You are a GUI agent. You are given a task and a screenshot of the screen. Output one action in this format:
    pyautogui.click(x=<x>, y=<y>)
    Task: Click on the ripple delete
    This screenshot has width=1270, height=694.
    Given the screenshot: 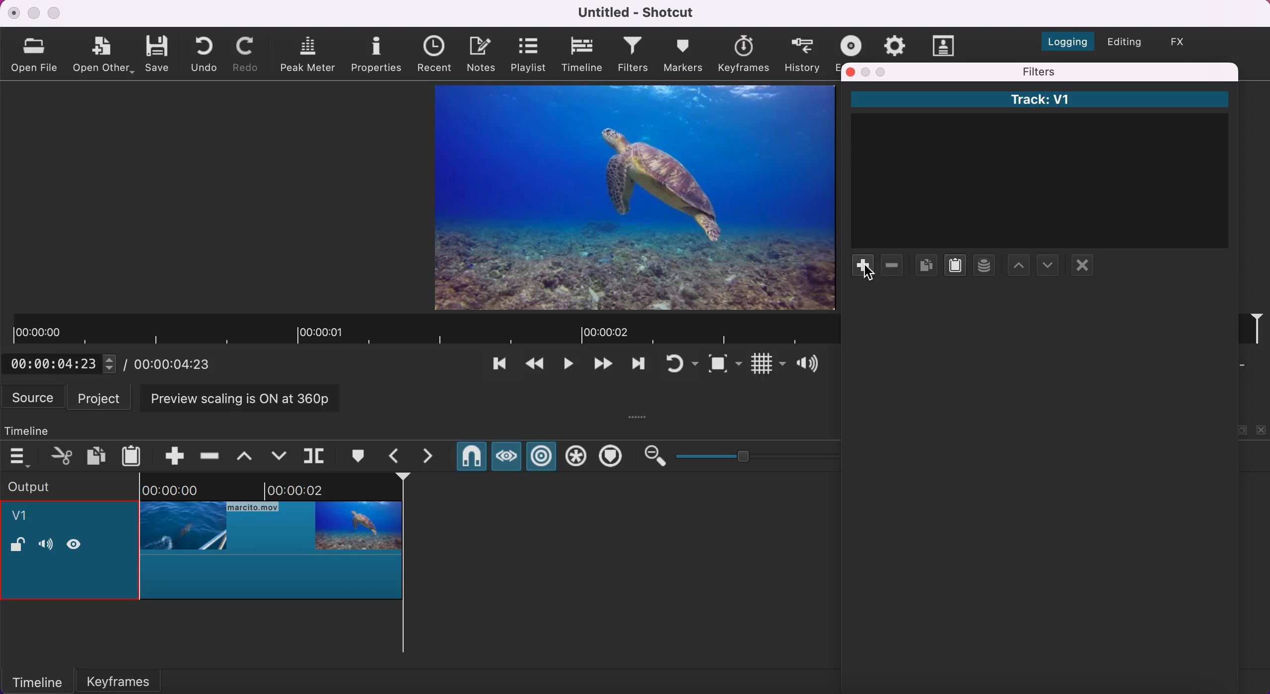 What is the action you would take?
    pyautogui.click(x=211, y=453)
    